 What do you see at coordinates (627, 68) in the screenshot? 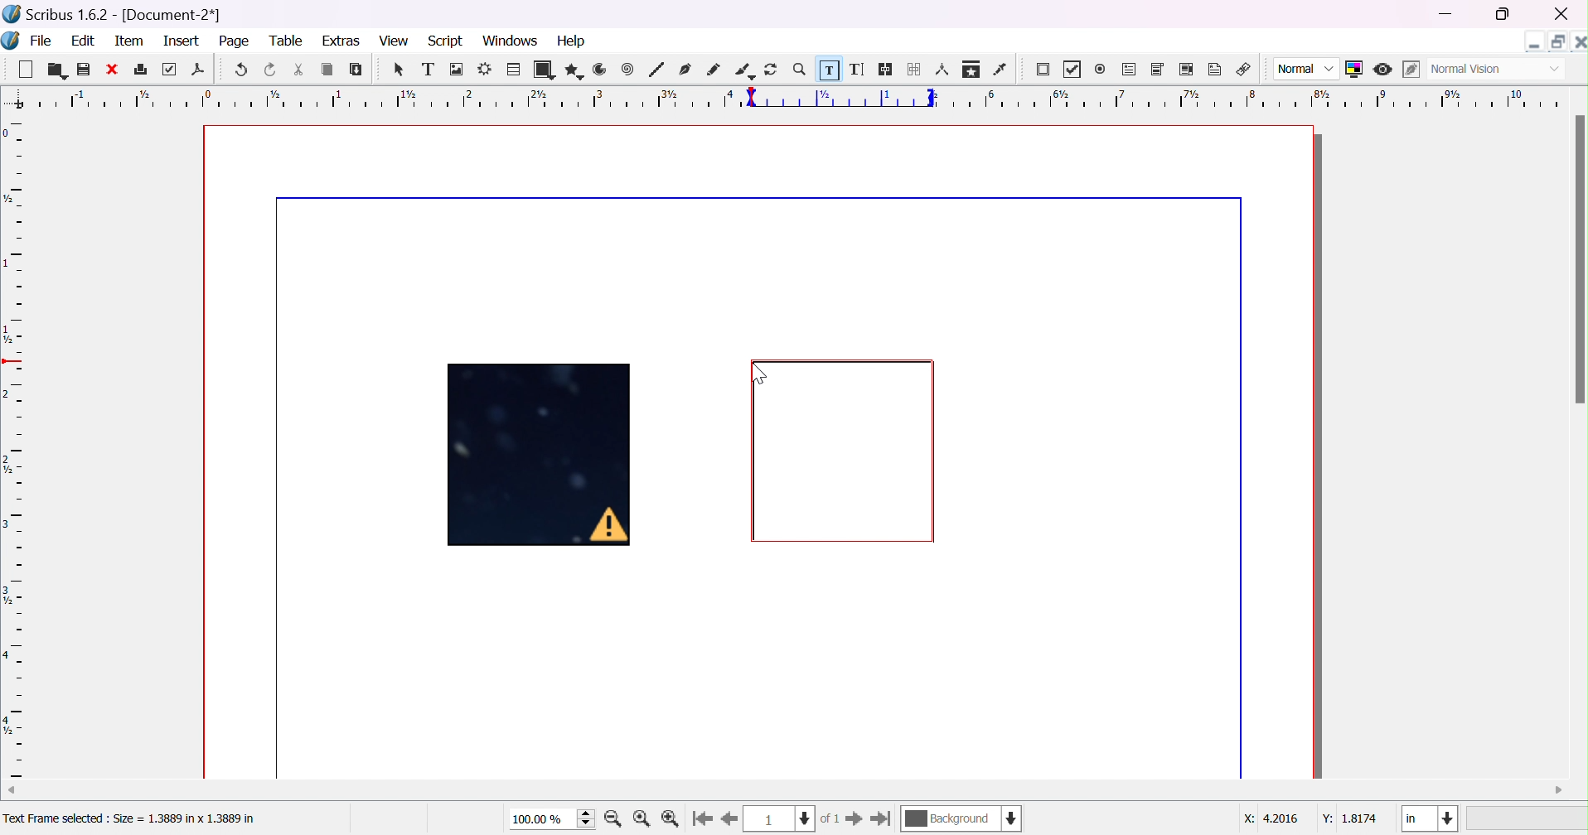
I see `spiral` at bounding box center [627, 68].